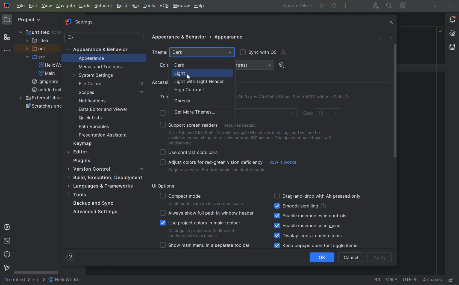  I want to click on close, so click(392, 22).